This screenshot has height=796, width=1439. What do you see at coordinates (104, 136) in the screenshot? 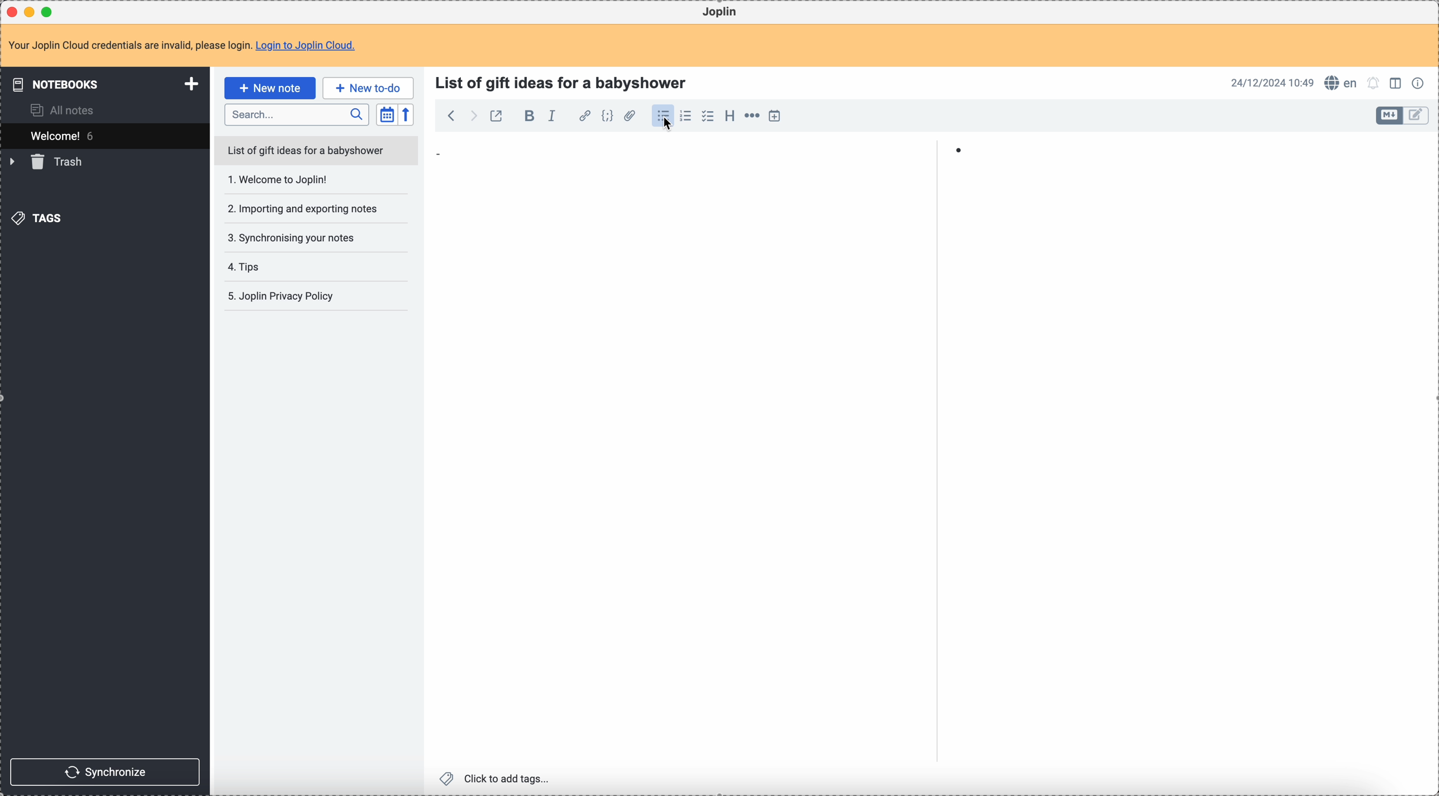
I see `welcome` at bounding box center [104, 136].